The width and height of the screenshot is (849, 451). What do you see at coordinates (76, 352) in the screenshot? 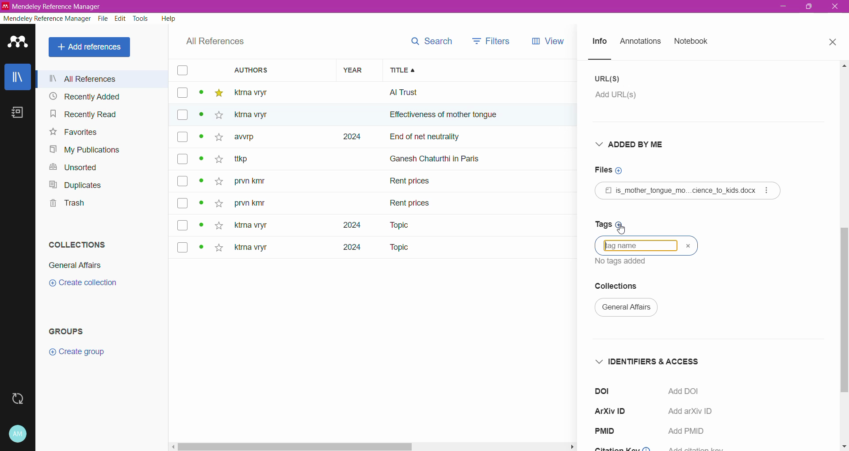
I see `Create group` at bounding box center [76, 352].